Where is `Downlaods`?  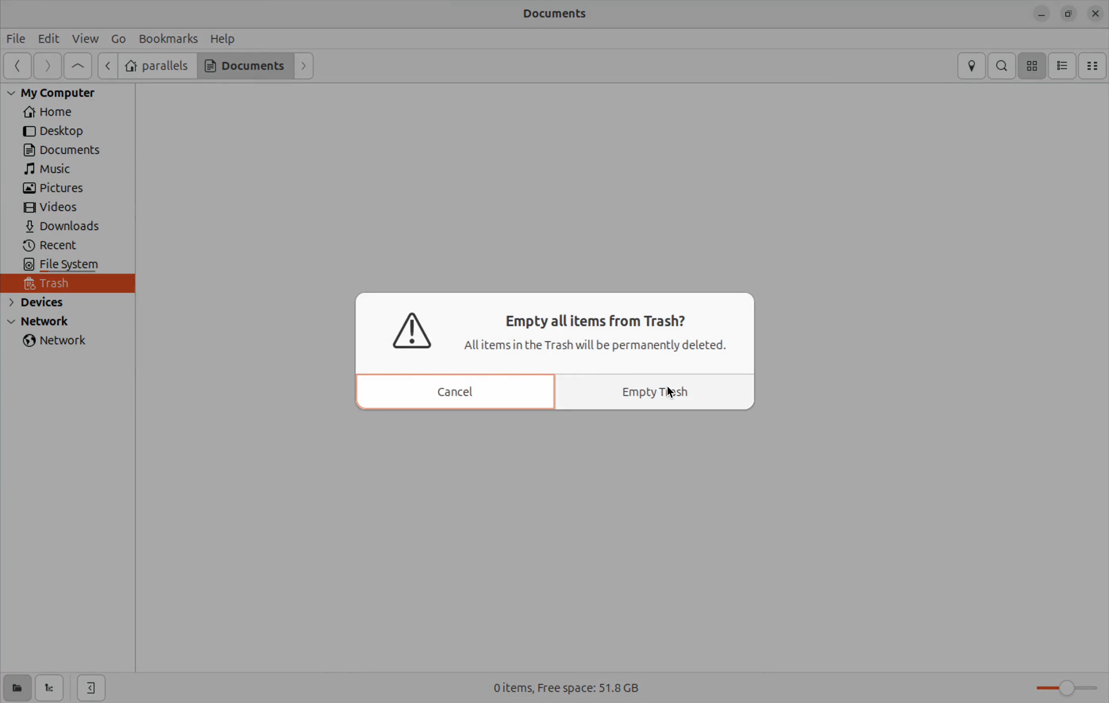 Downlaods is located at coordinates (66, 227).